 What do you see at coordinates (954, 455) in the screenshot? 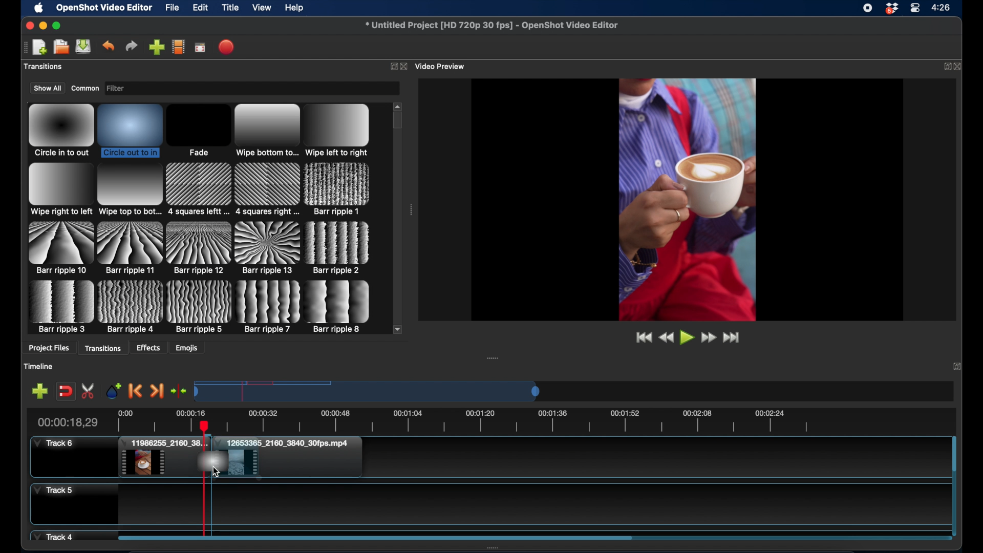
I see `scroll bar` at bounding box center [954, 455].